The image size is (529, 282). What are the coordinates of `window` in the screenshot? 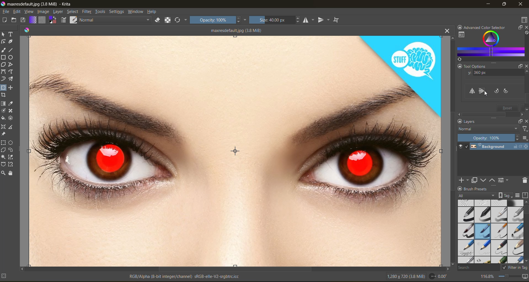 It's located at (136, 11).